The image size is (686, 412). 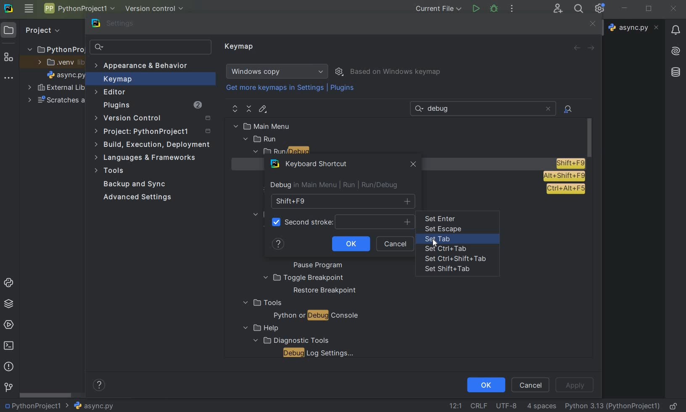 I want to click on indent, so click(x=541, y=406).